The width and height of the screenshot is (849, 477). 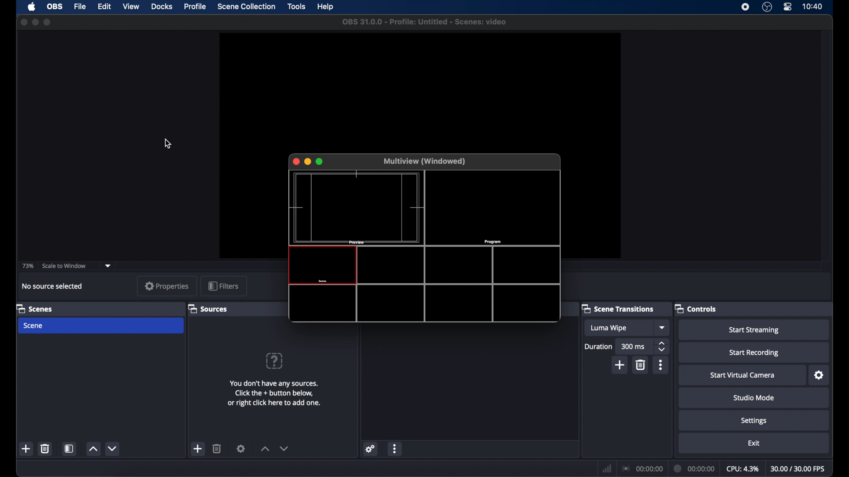 I want to click on apple icon, so click(x=32, y=7).